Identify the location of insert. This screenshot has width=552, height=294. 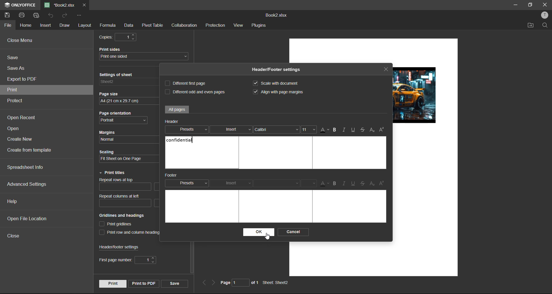
(233, 182).